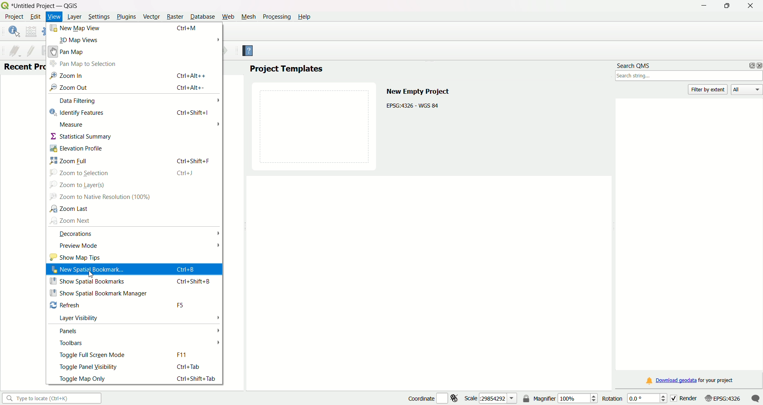 The image size is (763, 405). What do you see at coordinates (71, 160) in the screenshot?
I see `zoom full` at bounding box center [71, 160].